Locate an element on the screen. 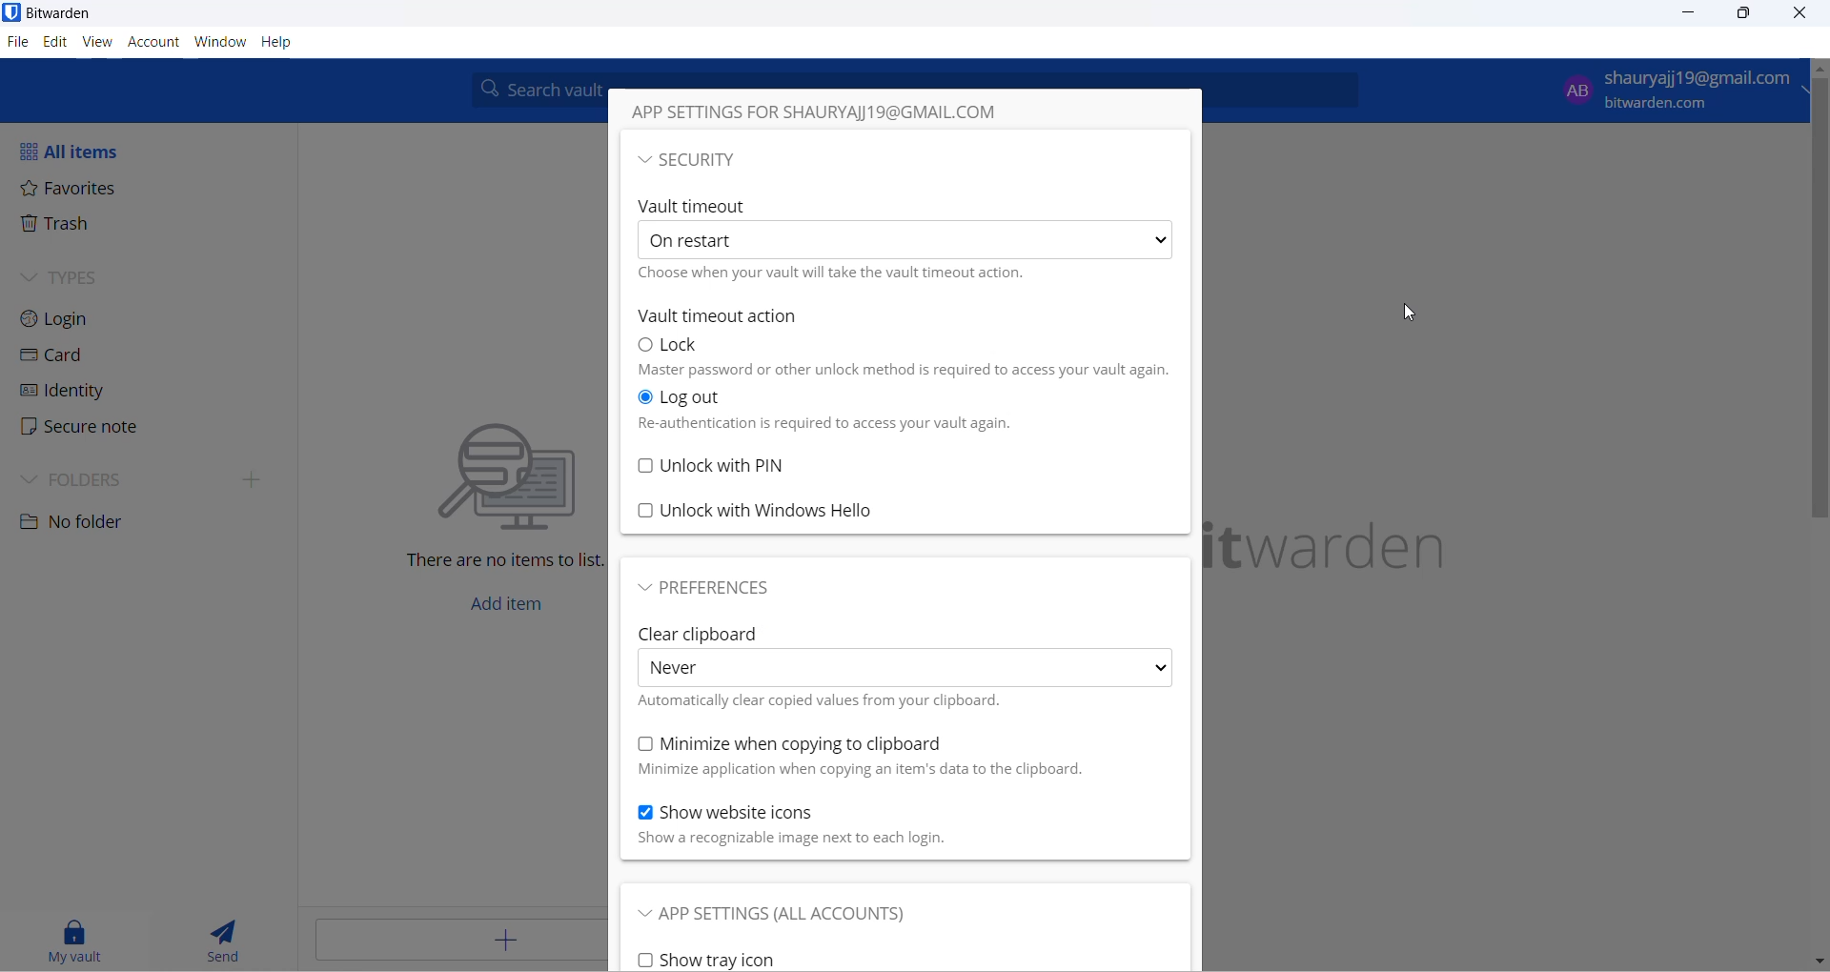 The width and height of the screenshot is (1830, 972). cursor is located at coordinates (1419, 314).